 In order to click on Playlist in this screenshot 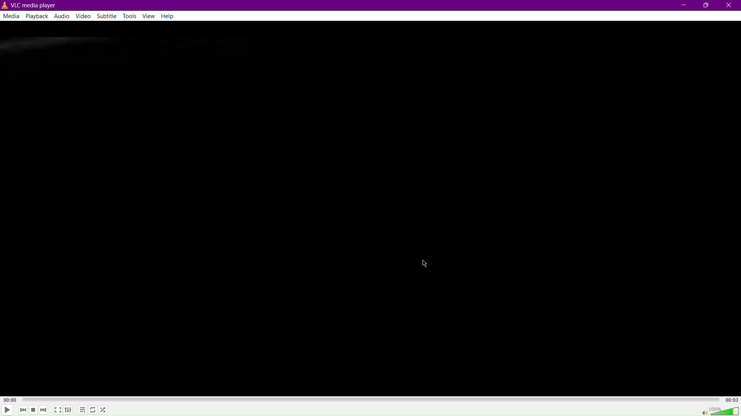, I will do `click(84, 410)`.